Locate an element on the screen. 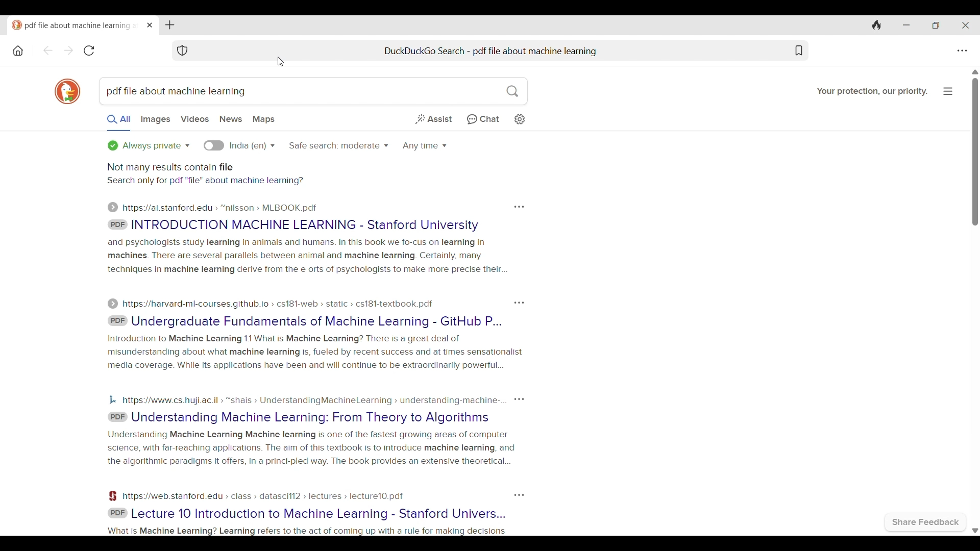  Close interface is located at coordinates (965, 25).